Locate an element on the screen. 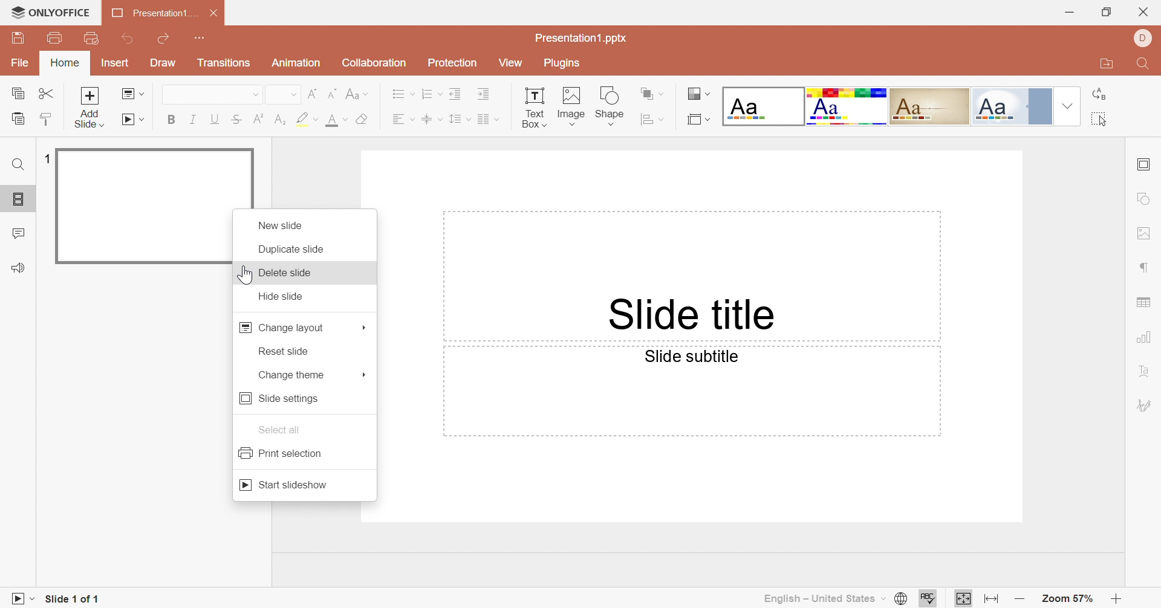 The image size is (1161, 608). Fit to width is located at coordinates (991, 600).